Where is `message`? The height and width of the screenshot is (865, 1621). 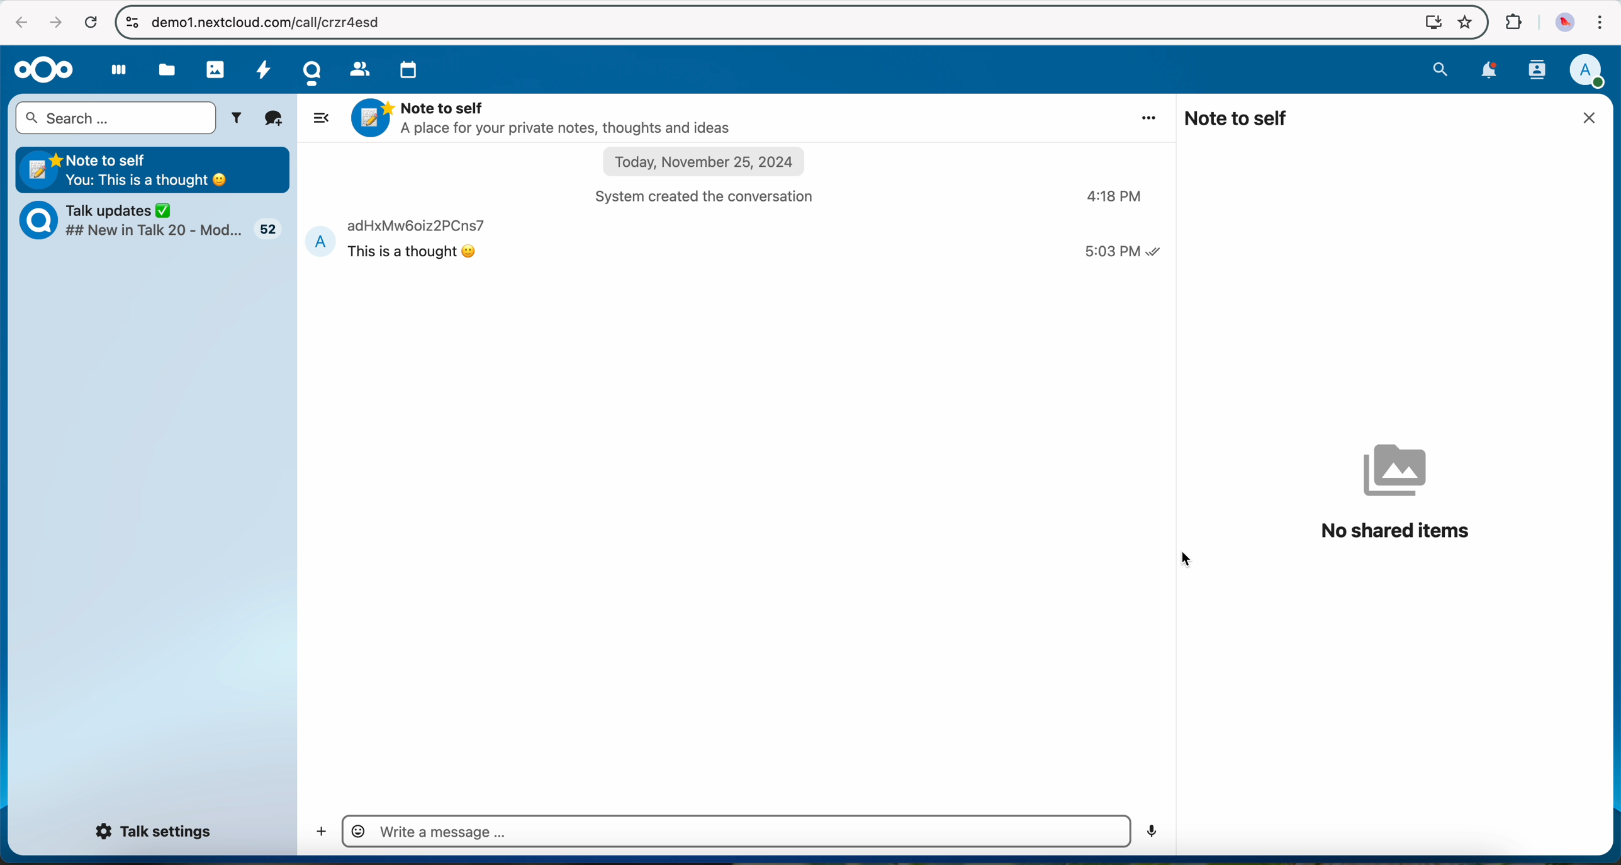 message is located at coordinates (445, 832).